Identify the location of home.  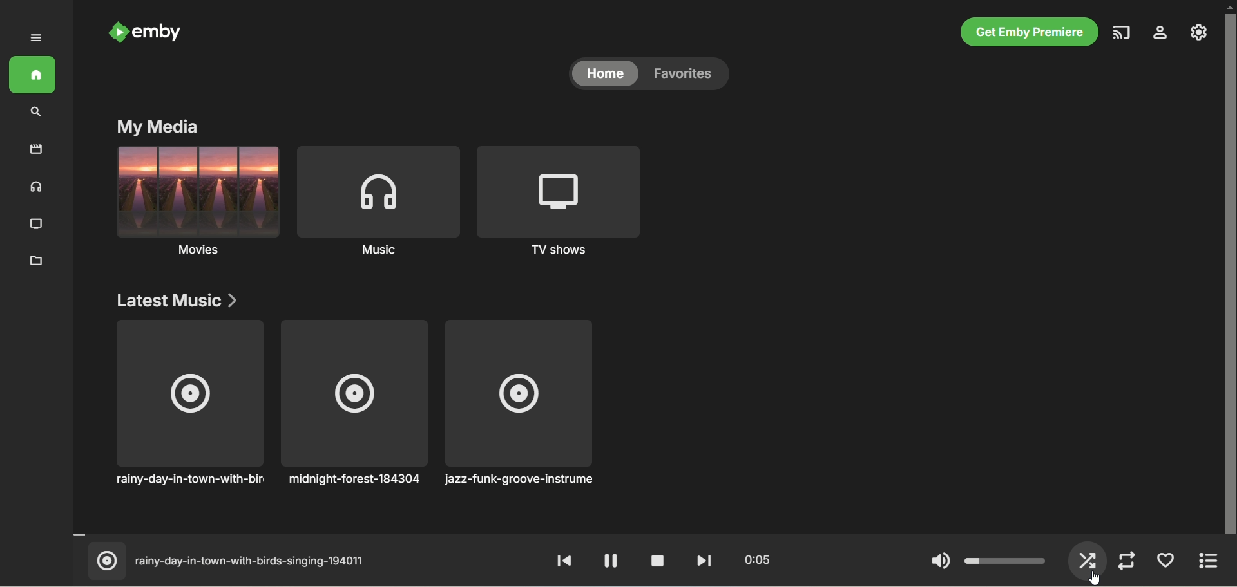
(32, 75).